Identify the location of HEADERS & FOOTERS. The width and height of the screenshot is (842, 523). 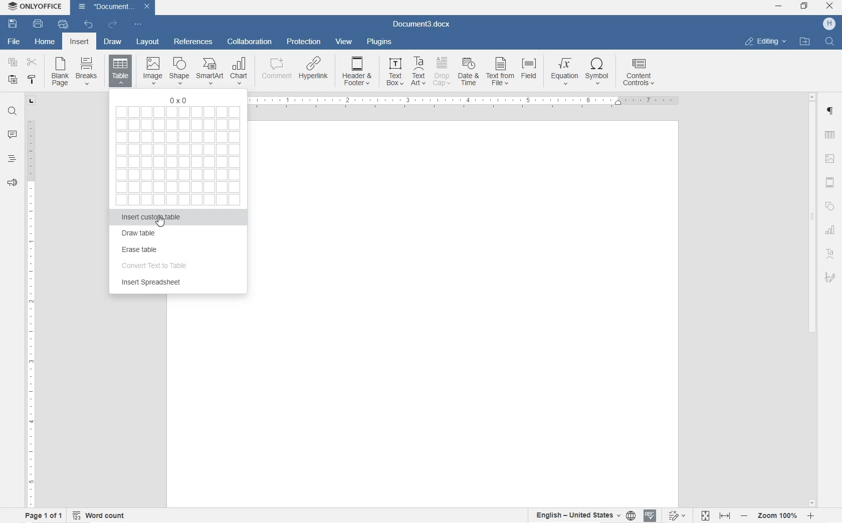
(830, 183).